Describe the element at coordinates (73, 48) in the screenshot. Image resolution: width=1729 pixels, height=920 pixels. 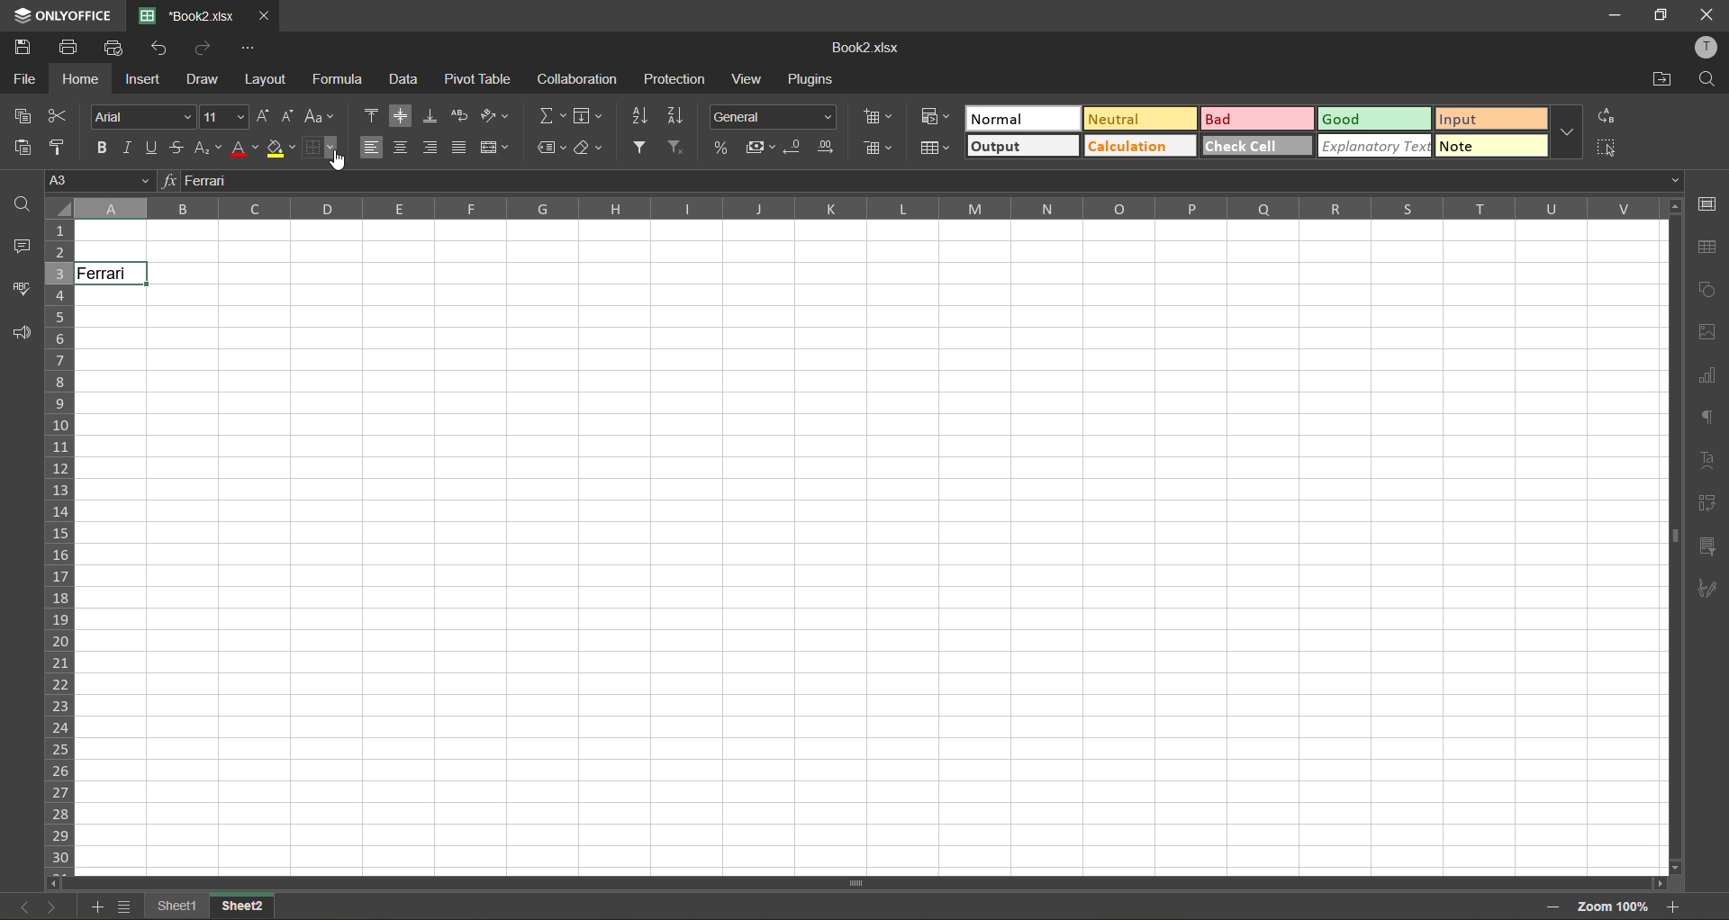
I see `print` at that location.